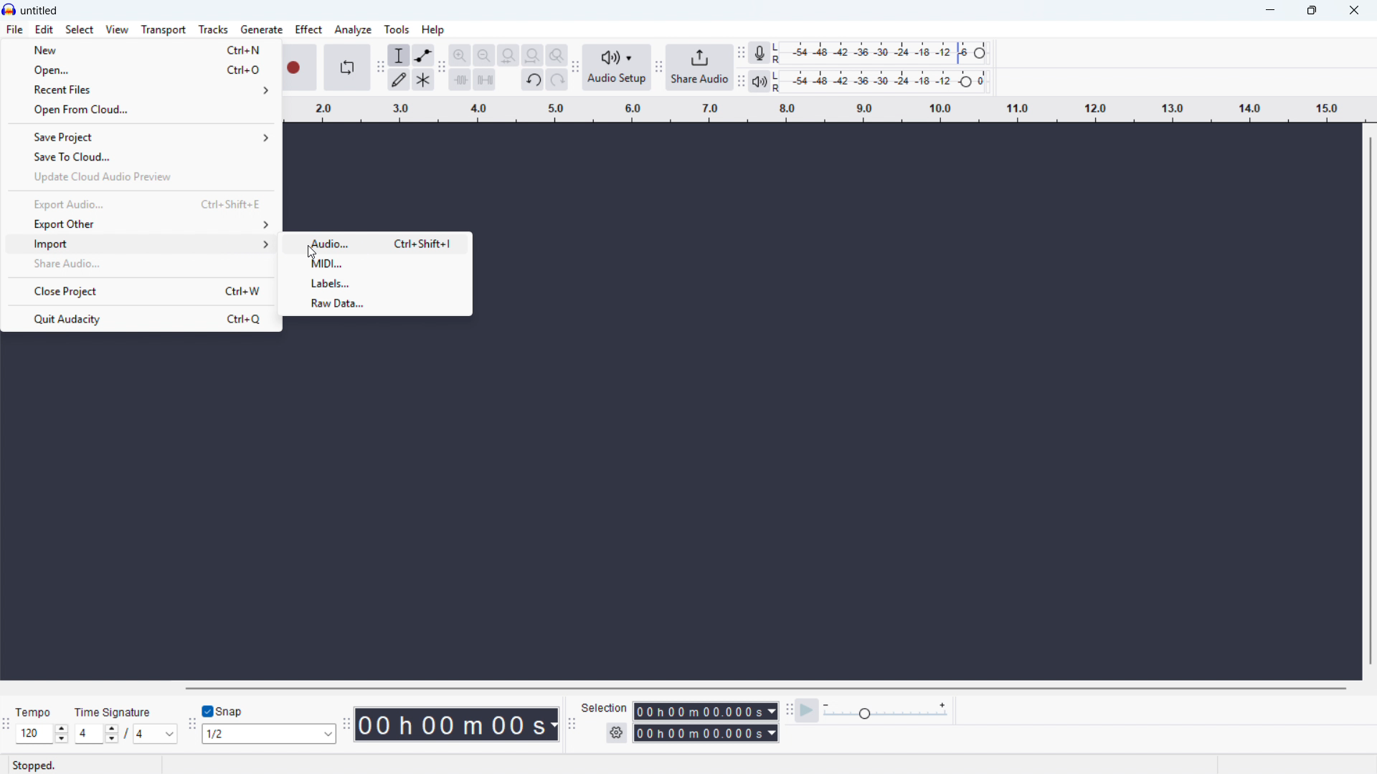 This screenshot has width=1377, height=774. I want to click on Timestamp , so click(458, 725).